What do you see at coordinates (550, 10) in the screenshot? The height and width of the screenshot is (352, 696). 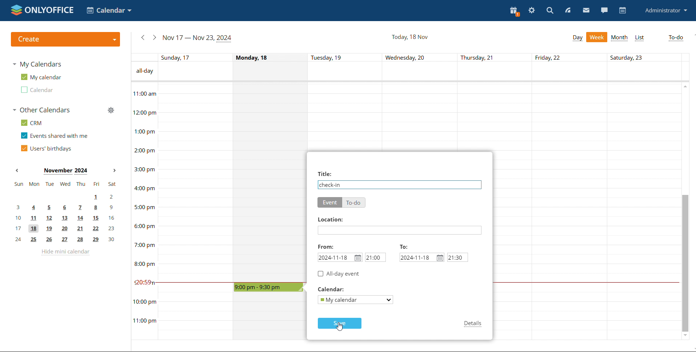 I see `search` at bounding box center [550, 10].